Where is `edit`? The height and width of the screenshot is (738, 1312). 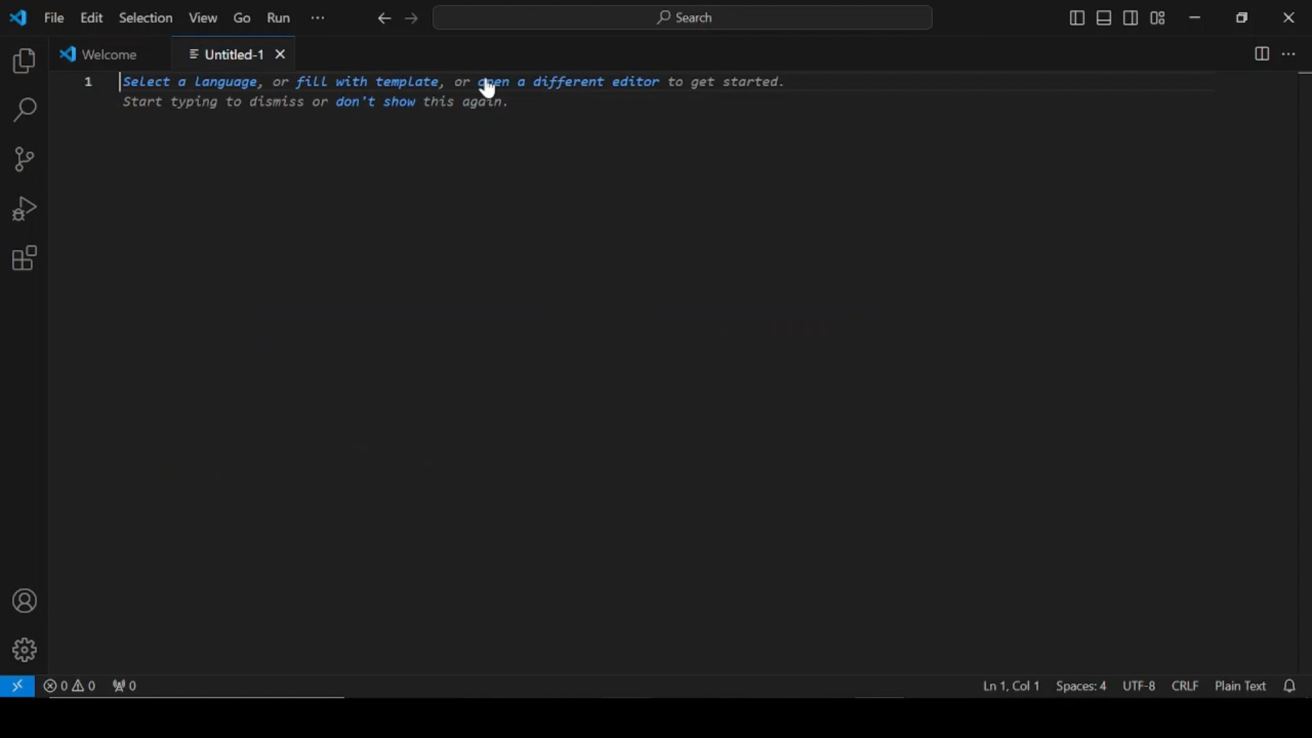 edit is located at coordinates (90, 18).